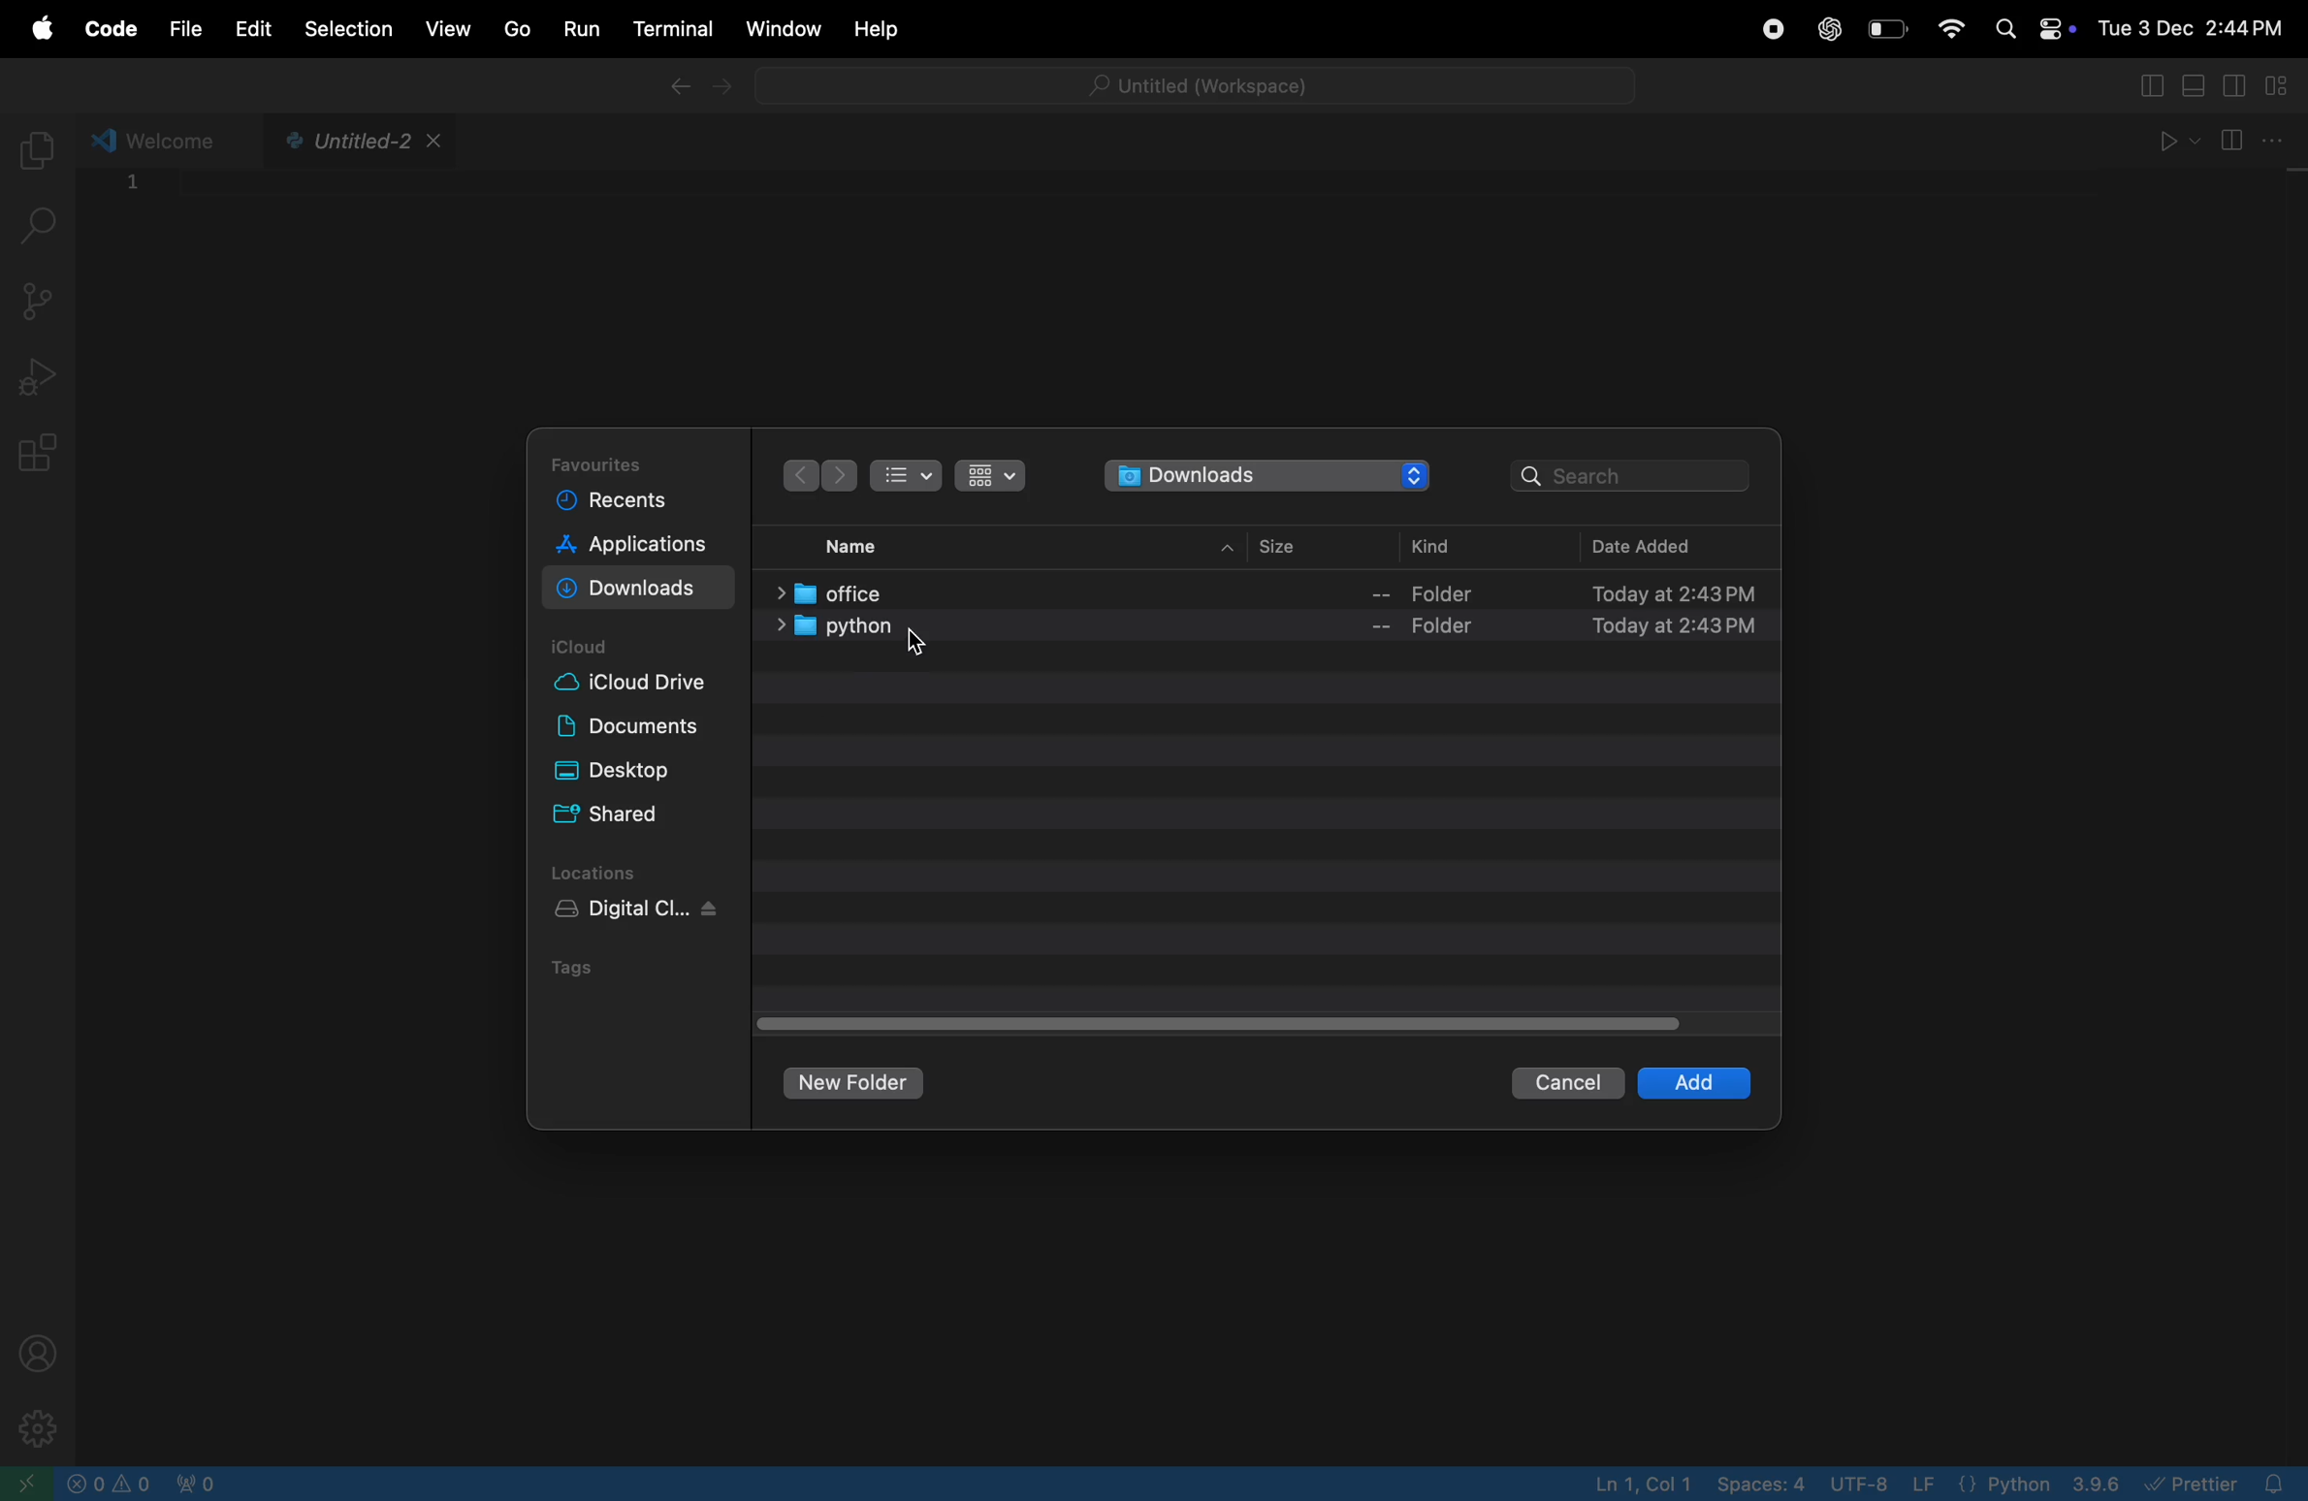 The image size is (2308, 1501). I want to click on shared, so click(629, 815).